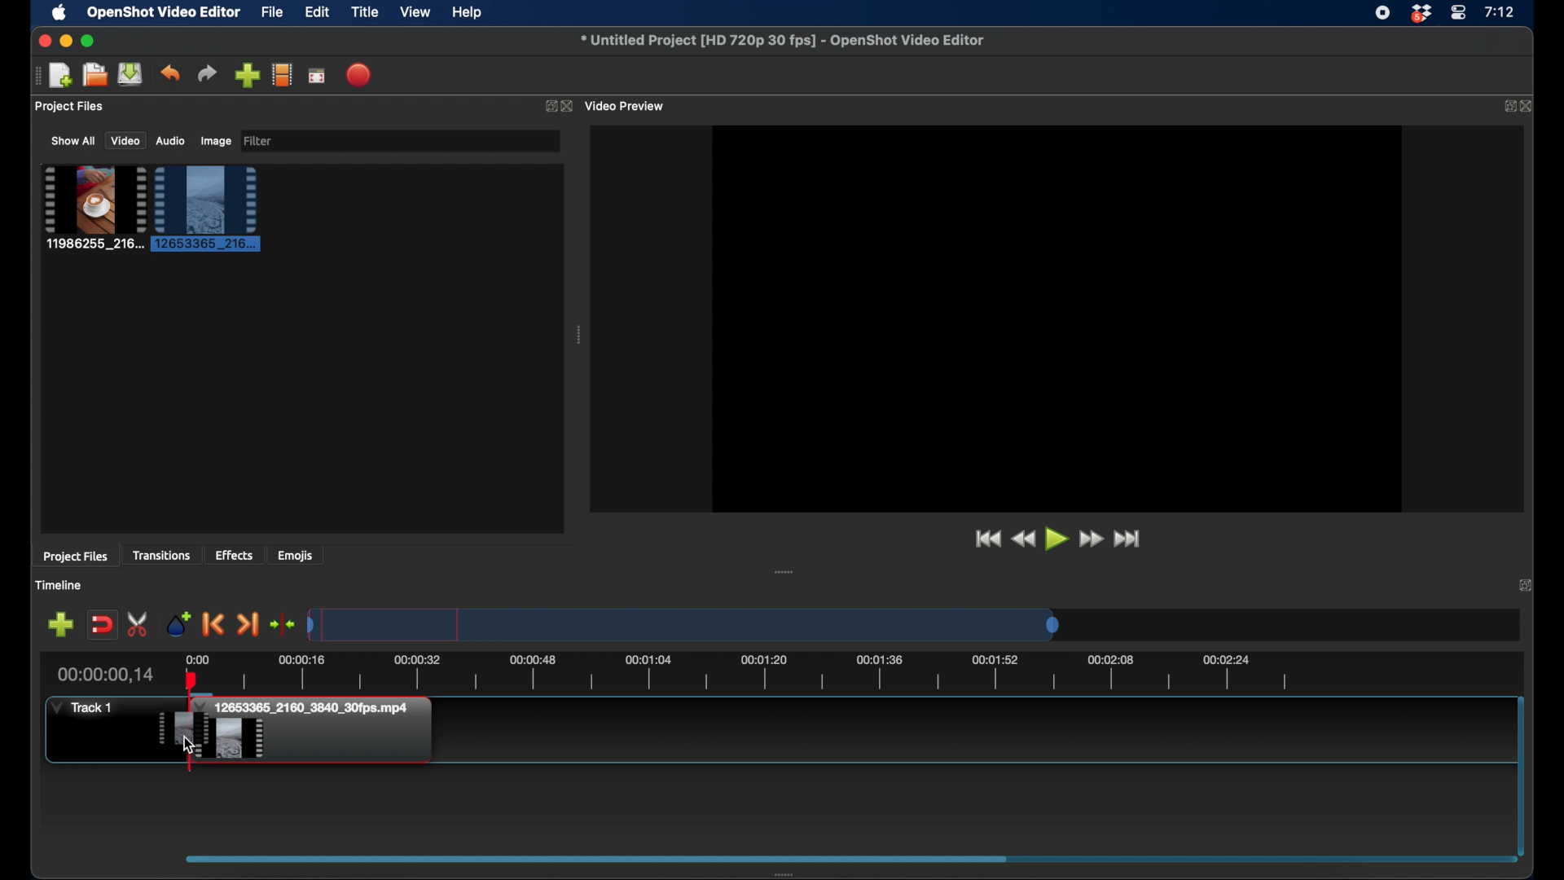  I want to click on effects, so click(235, 555).